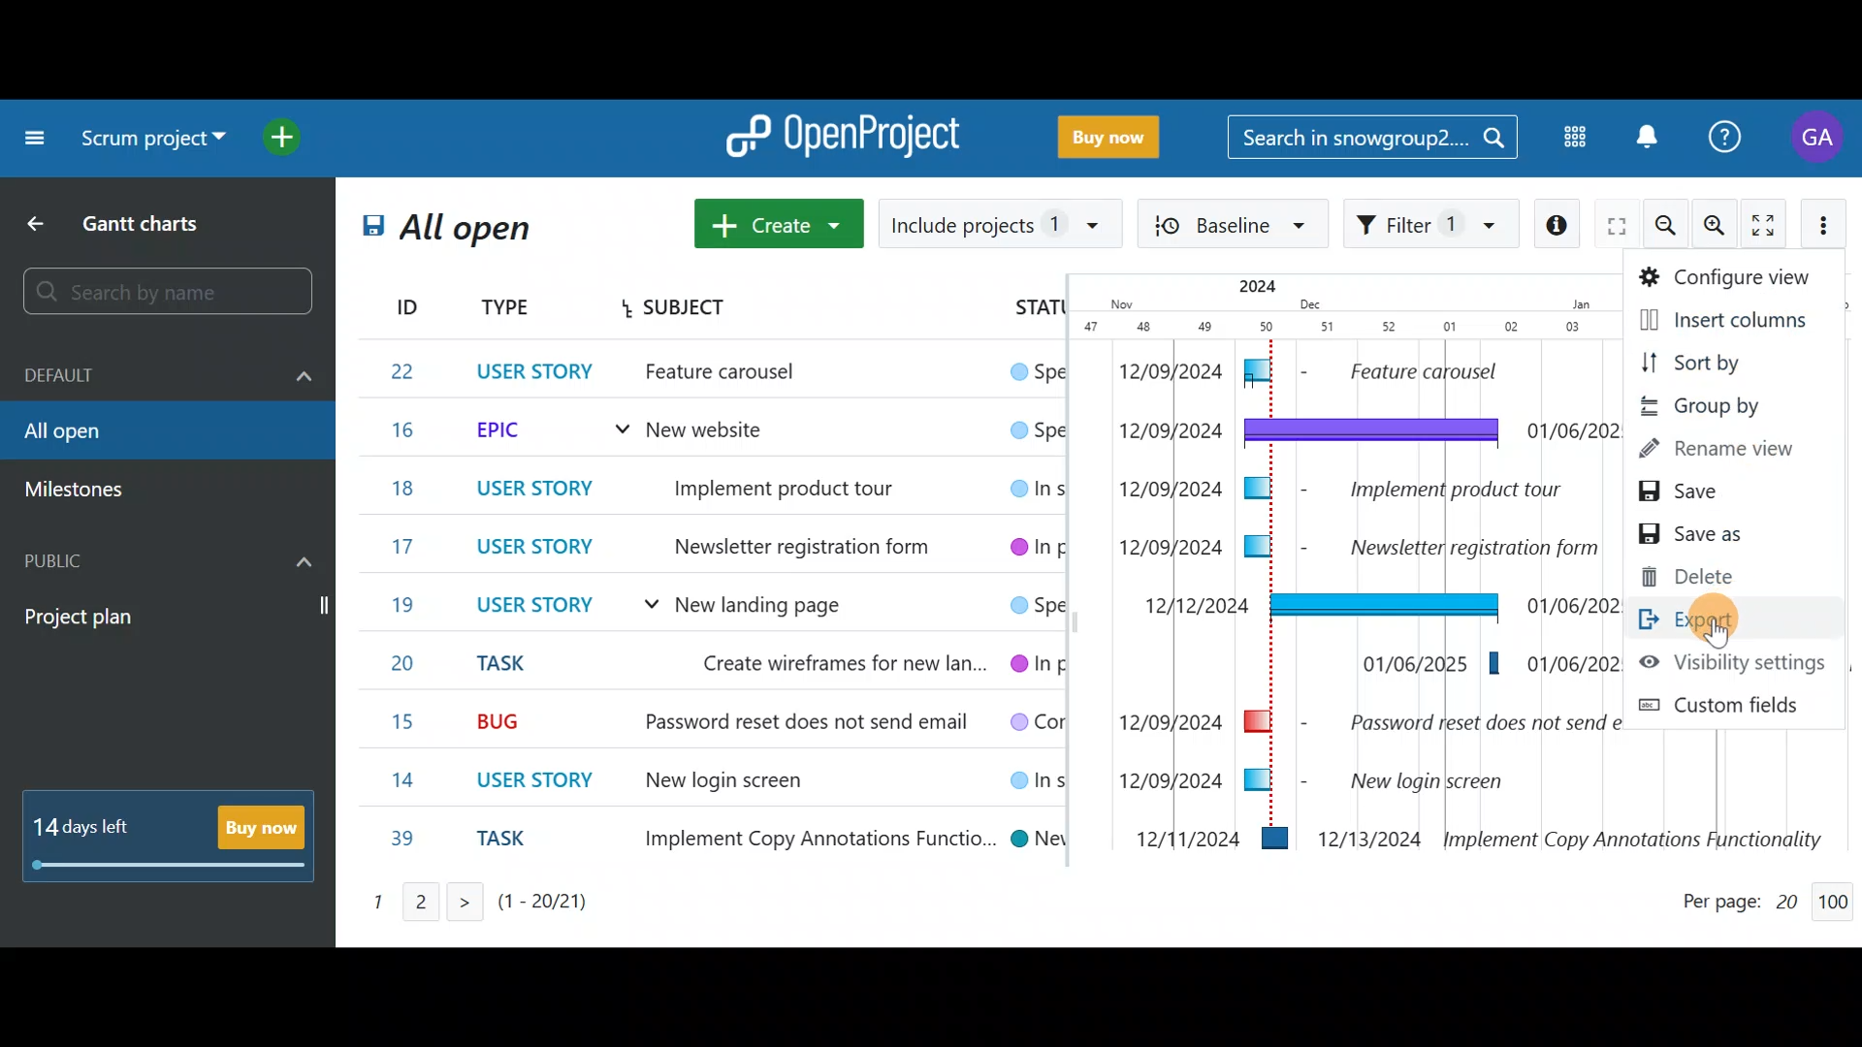 The width and height of the screenshot is (1862, 1047). I want to click on All open, so click(151, 433).